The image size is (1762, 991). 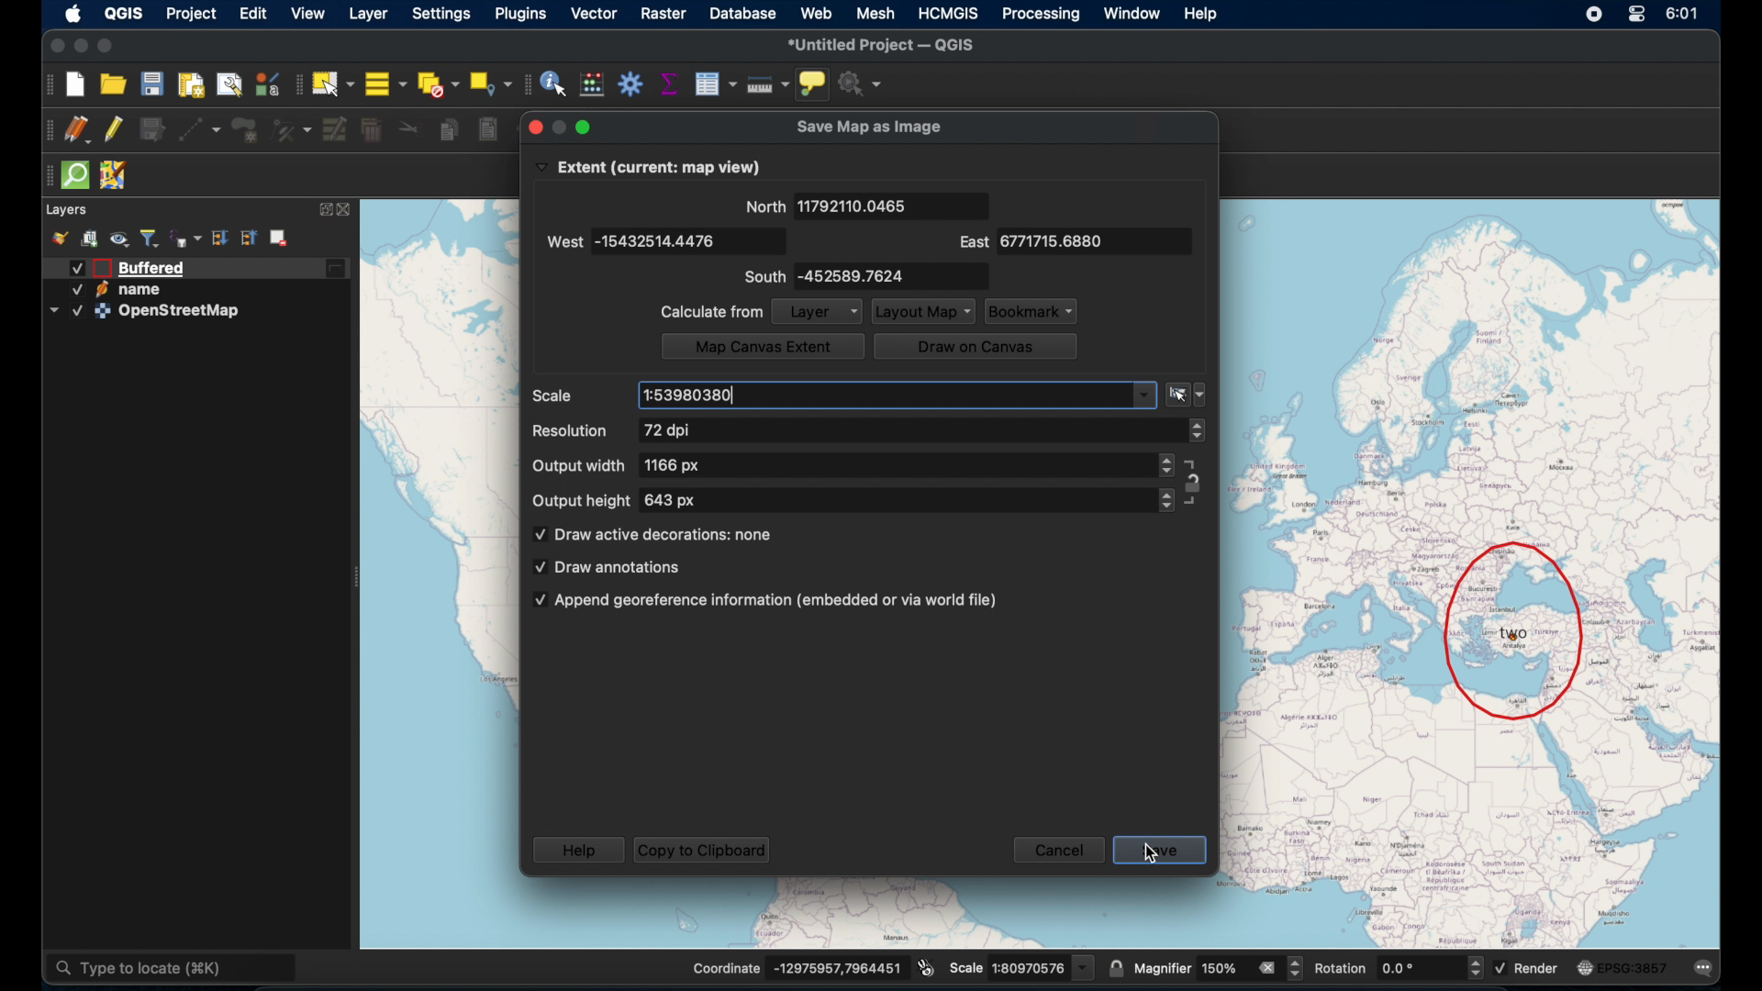 What do you see at coordinates (1097, 240) in the screenshot?
I see `6771715.6880` at bounding box center [1097, 240].